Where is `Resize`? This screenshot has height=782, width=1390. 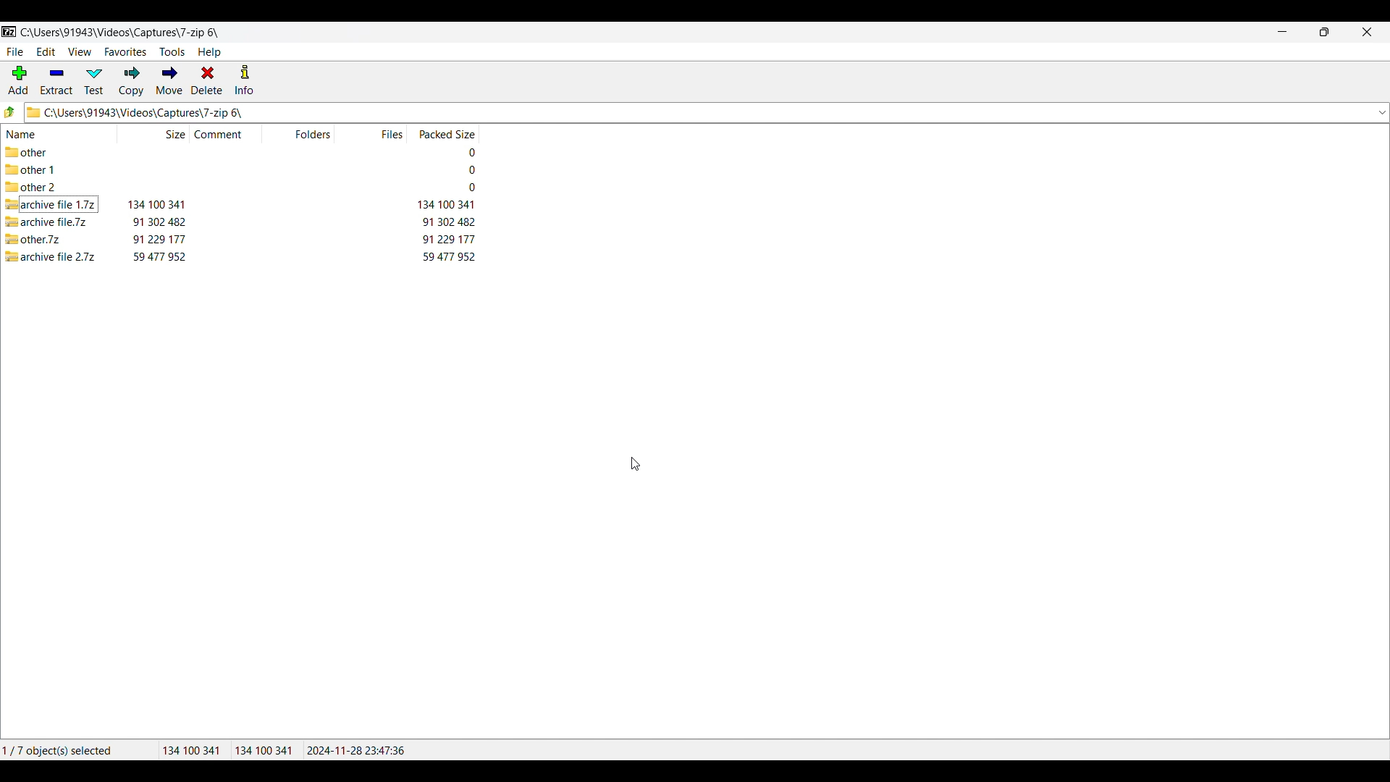 Resize is located at coordinates (1324, 32).